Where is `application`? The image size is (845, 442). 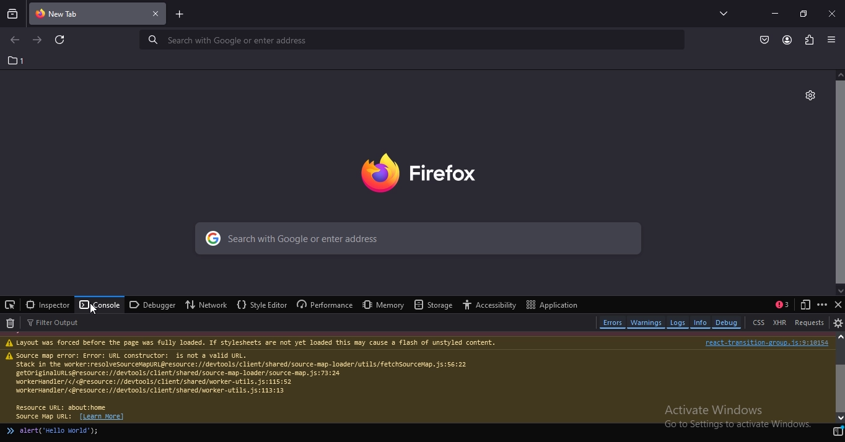 application is located at coordinates (551, 305).